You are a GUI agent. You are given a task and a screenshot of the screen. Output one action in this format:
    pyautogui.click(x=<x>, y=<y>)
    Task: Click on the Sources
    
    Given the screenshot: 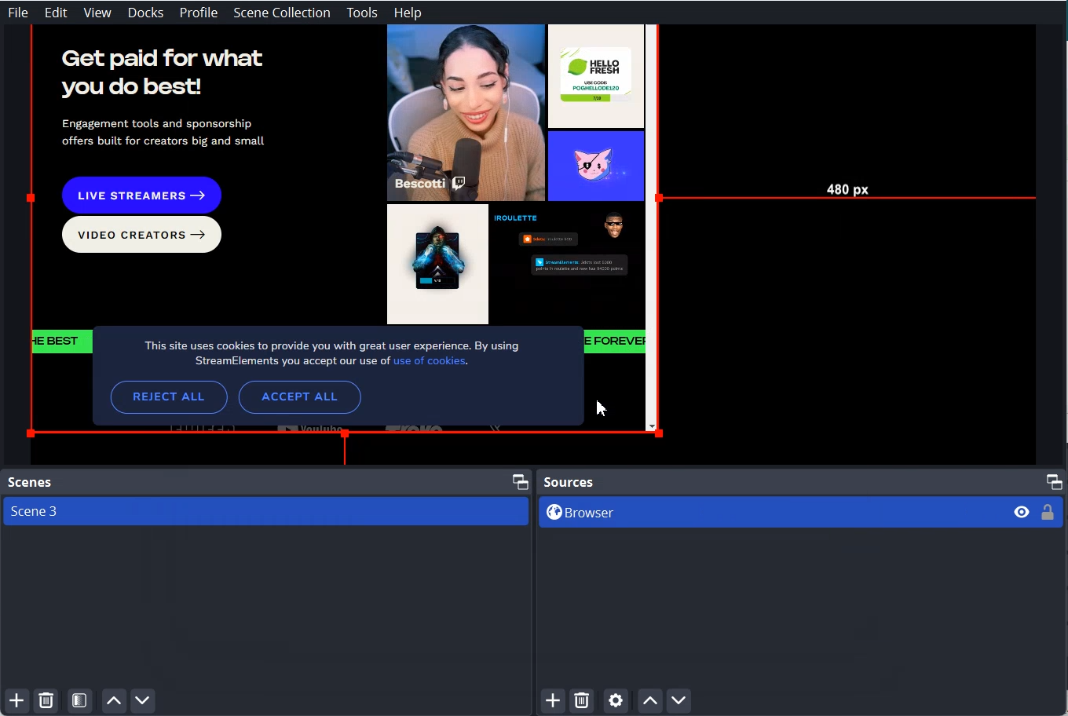 What is the action you would take?
    pyautogui.click(x=568, y=482)
    